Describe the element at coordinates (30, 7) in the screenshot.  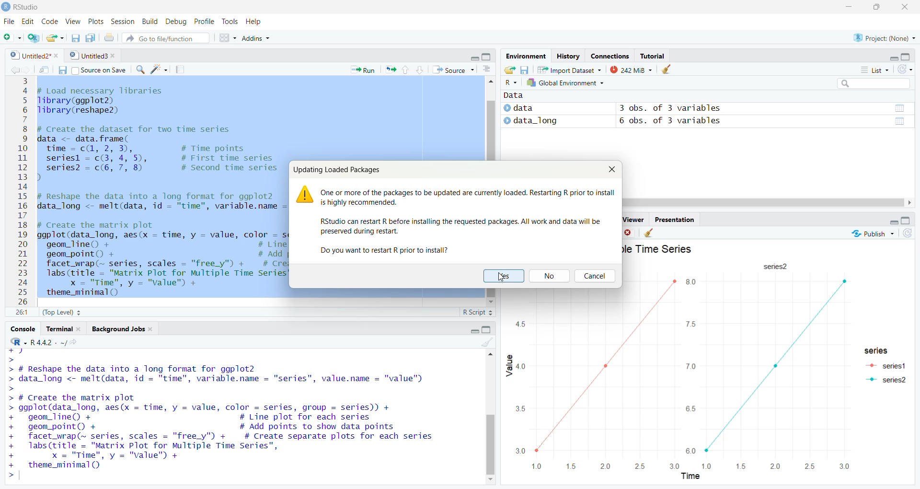
I see `RStudio` at that location.